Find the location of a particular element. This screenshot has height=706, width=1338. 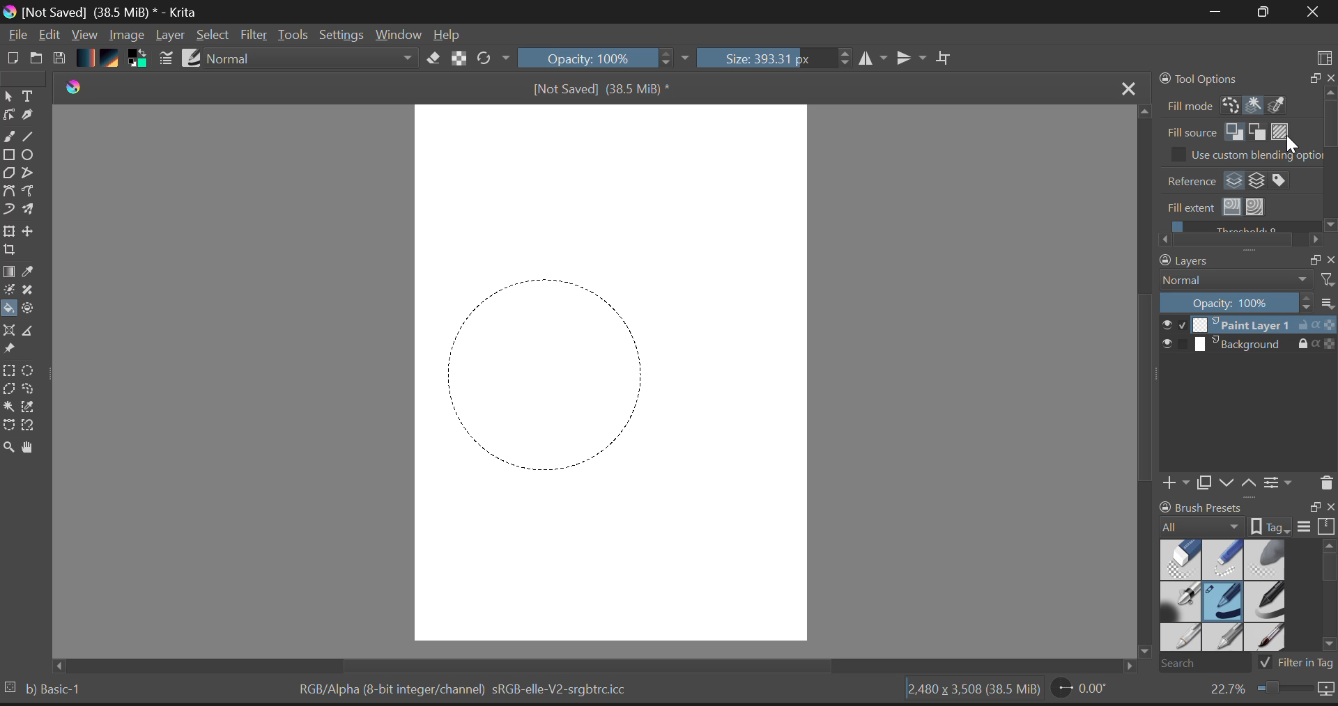

Document Dimensions is located at coordinates (971, 691).